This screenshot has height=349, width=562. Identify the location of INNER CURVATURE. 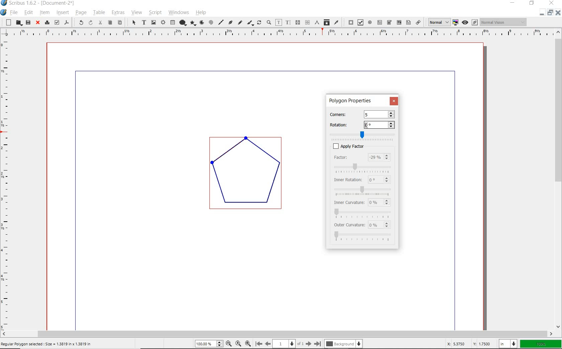
(348, 202).